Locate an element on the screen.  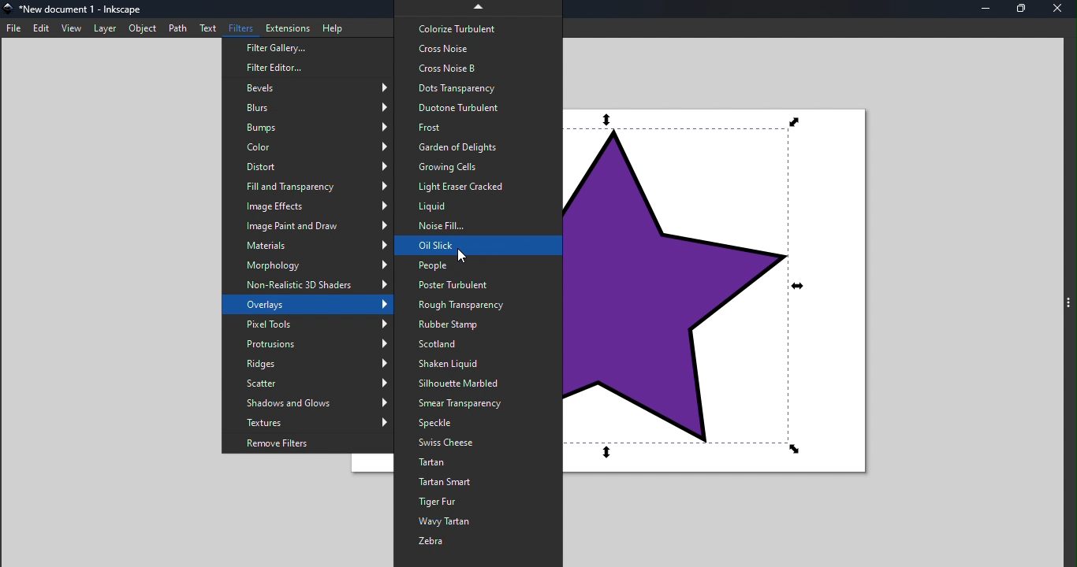
Shadows and glows is located at coordinates (309, 403).